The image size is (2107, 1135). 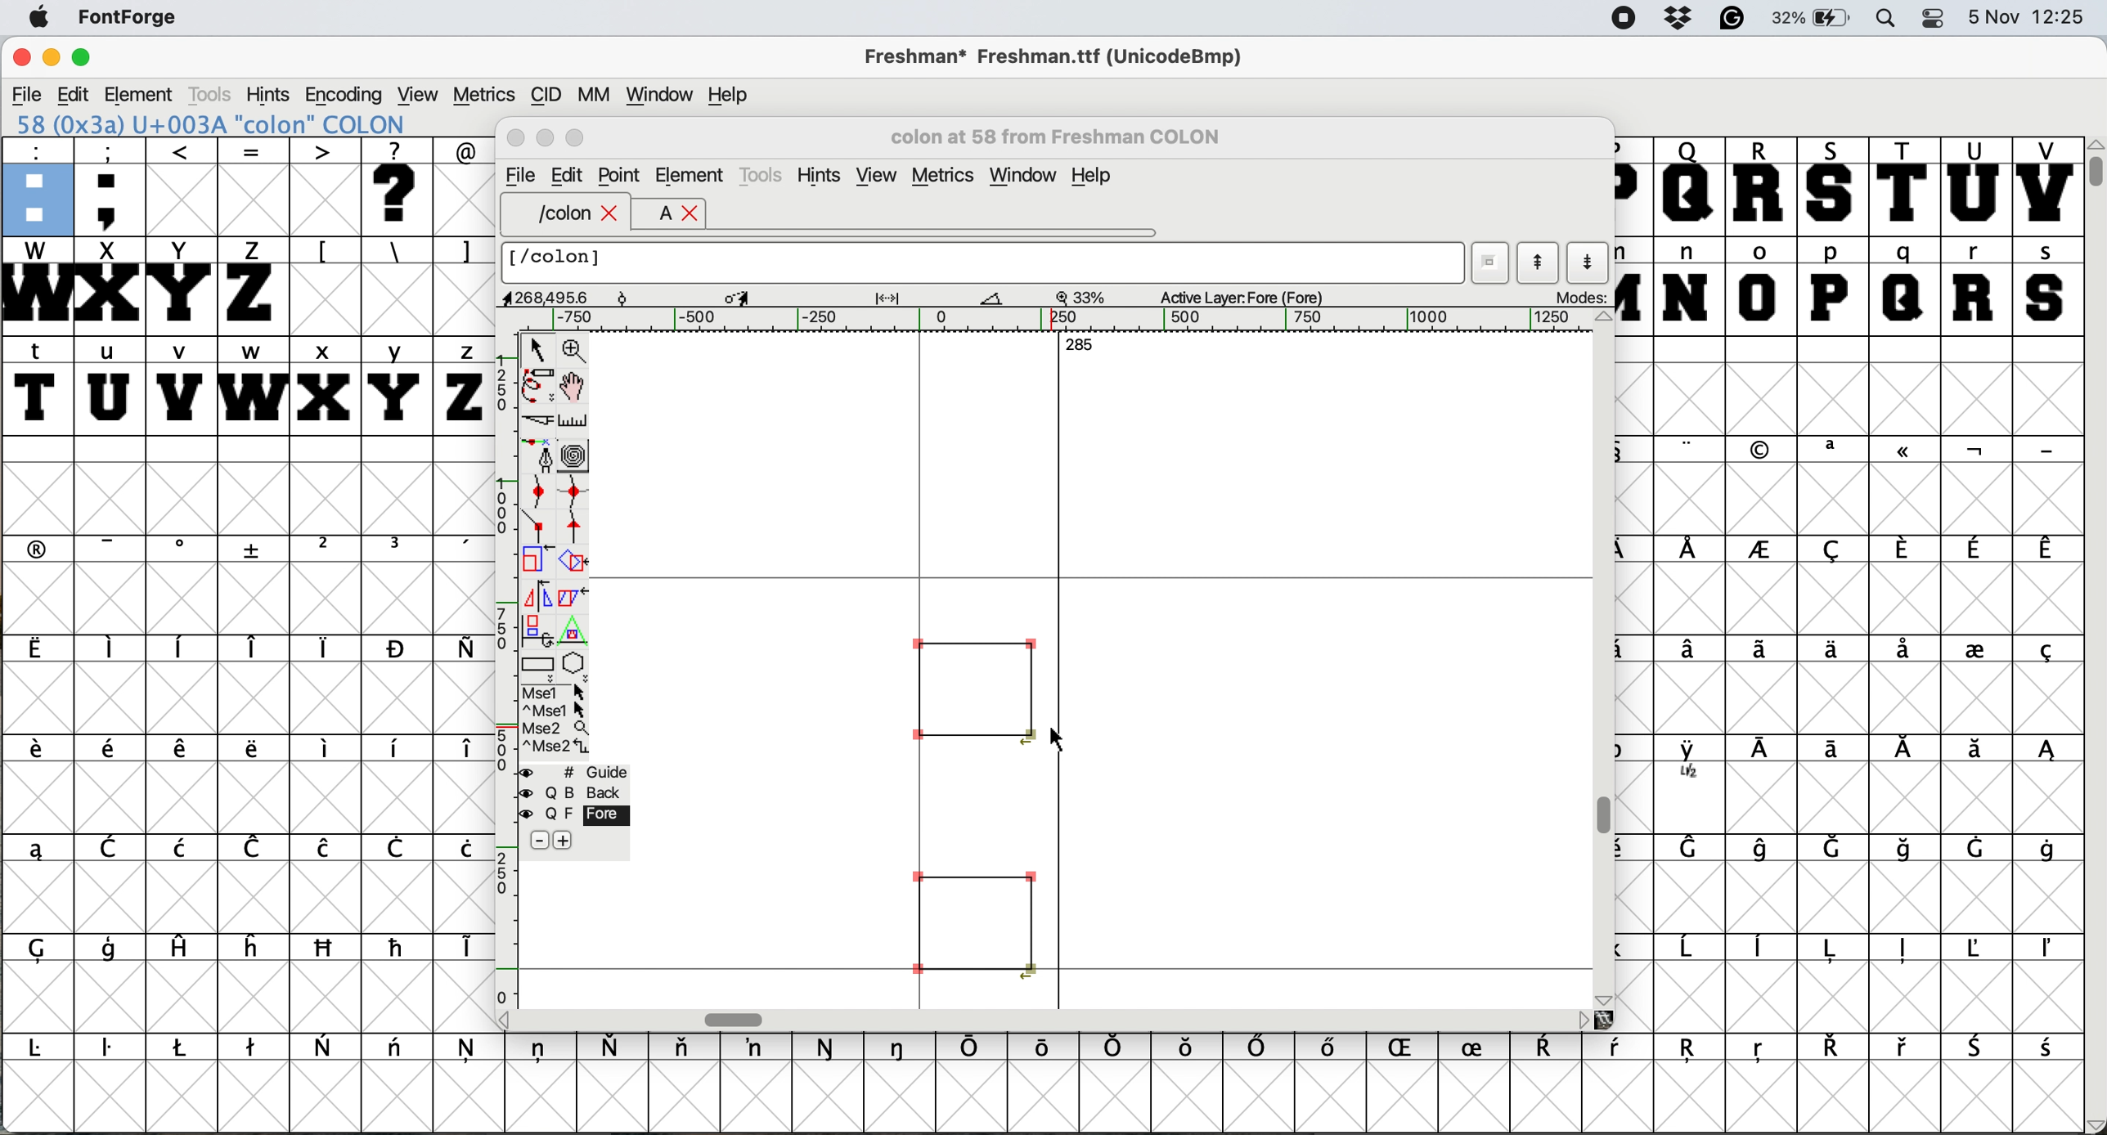 I want to click on guide, so click(x=571, y=770).